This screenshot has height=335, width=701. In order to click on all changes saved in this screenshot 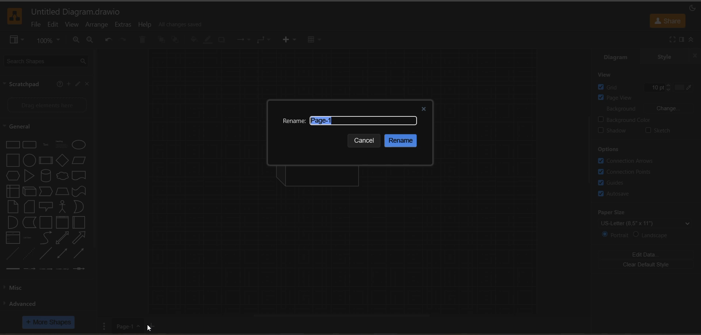, I will do `click(181, 24)`.